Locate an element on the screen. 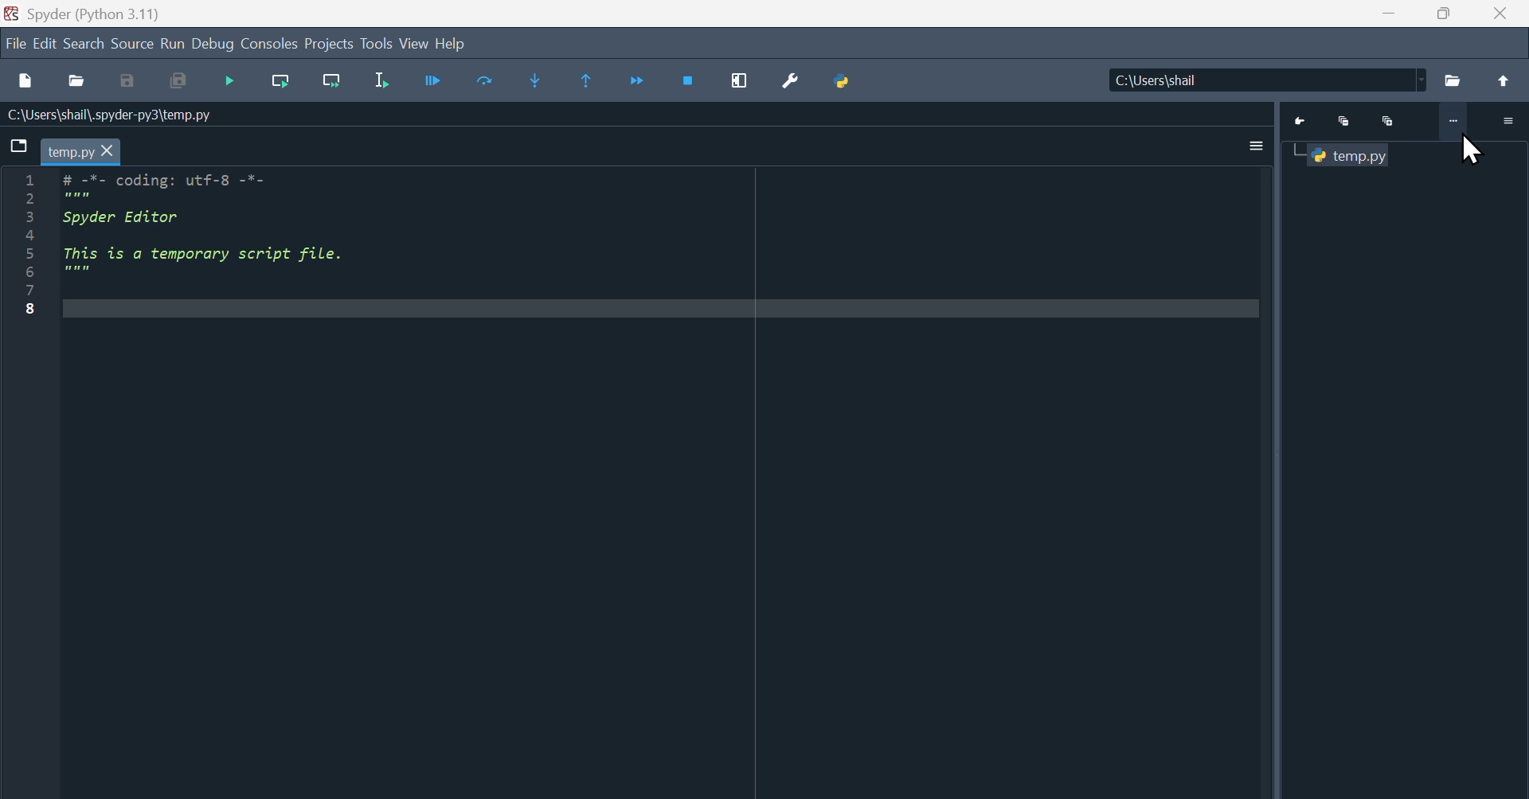  close is located at coordinates (1504, 14).